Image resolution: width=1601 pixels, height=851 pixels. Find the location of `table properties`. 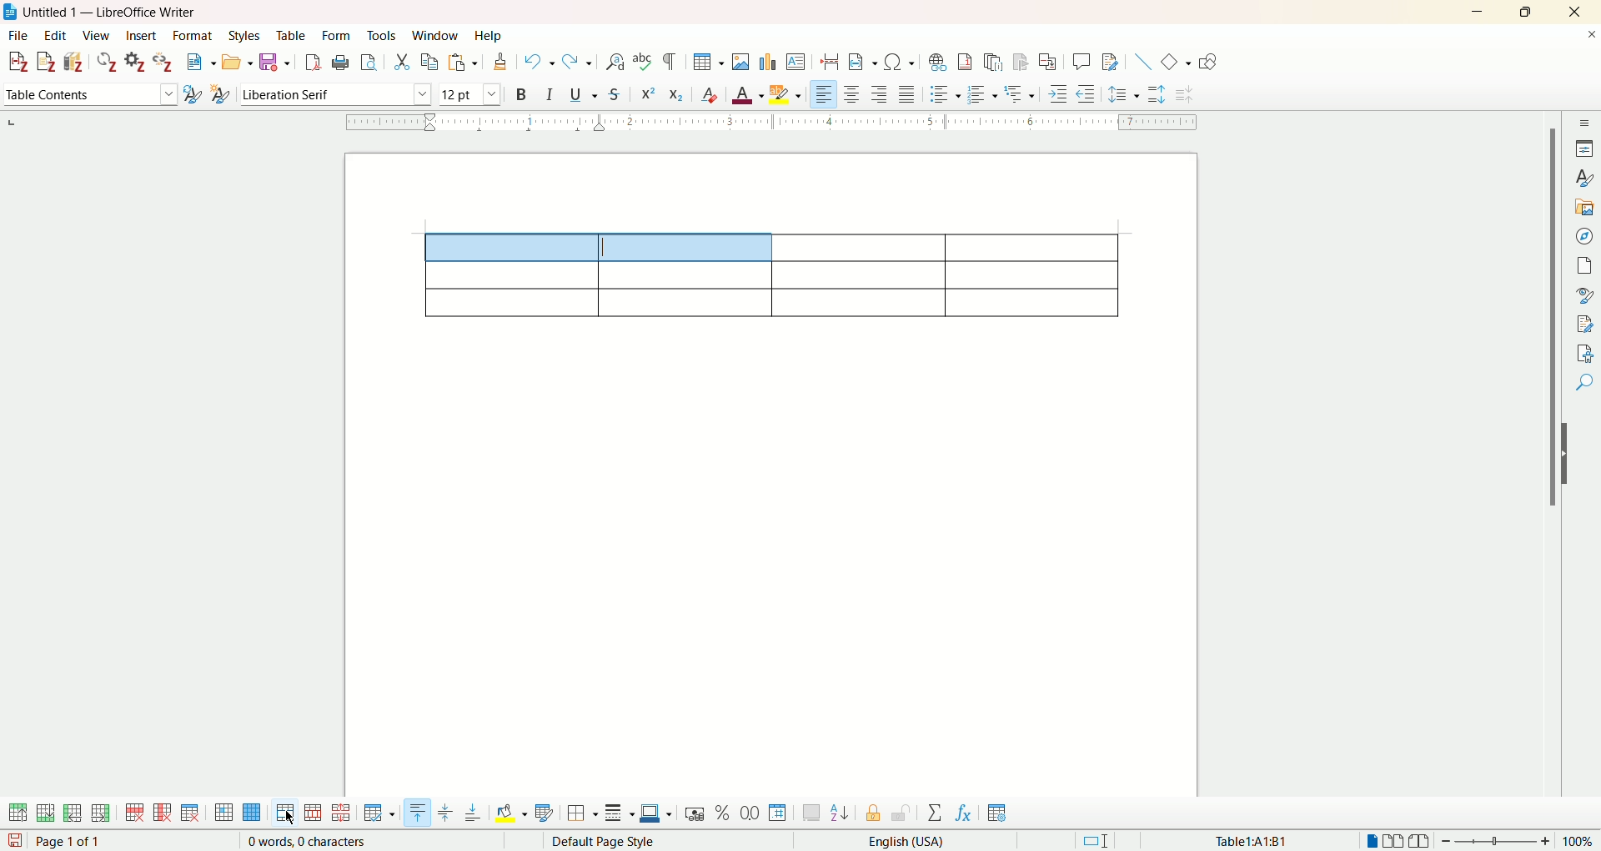

table properties is located at coordinates (995, 814).